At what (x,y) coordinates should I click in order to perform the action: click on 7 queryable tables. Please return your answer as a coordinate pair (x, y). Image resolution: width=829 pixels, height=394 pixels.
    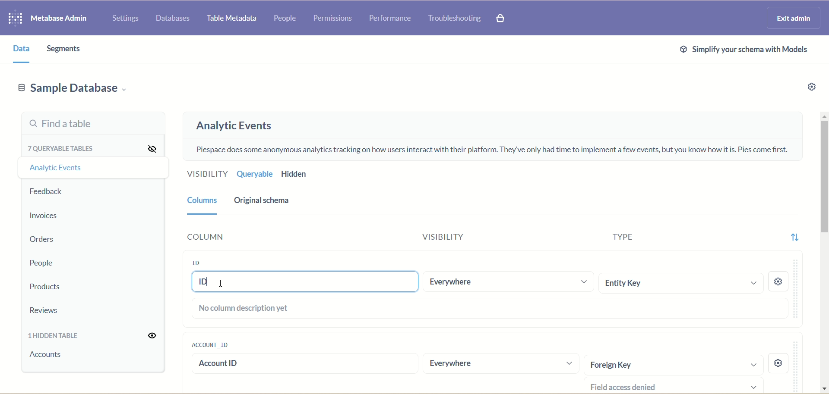
    Looking at the image, I should click on (59, 148).